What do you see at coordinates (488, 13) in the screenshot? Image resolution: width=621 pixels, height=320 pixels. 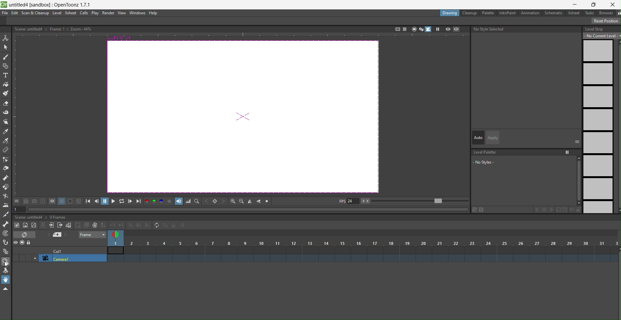 I see `palette` at bounding box center [488, 13].